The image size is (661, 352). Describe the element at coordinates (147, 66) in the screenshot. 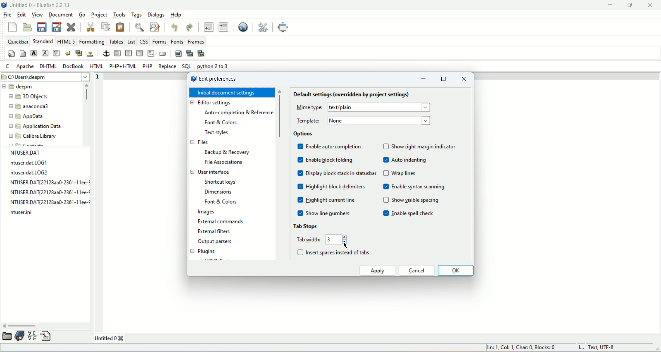

I see `PHP` at that location.